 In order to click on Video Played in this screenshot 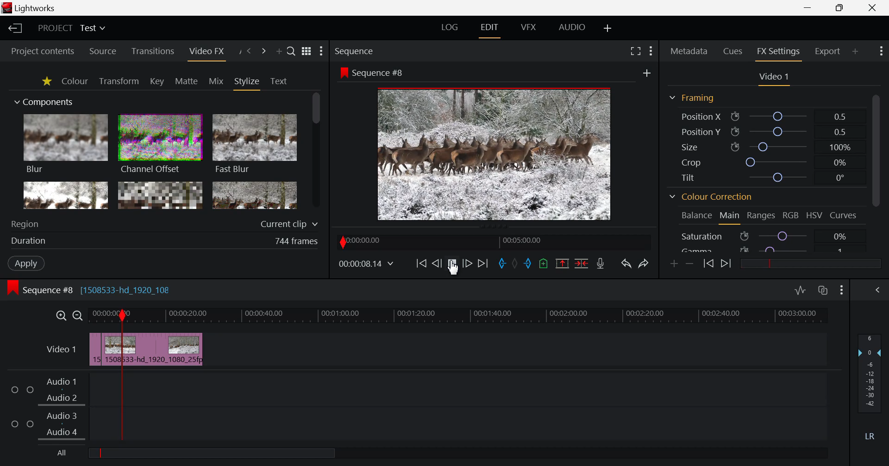, I will do `click(452, 266)`.